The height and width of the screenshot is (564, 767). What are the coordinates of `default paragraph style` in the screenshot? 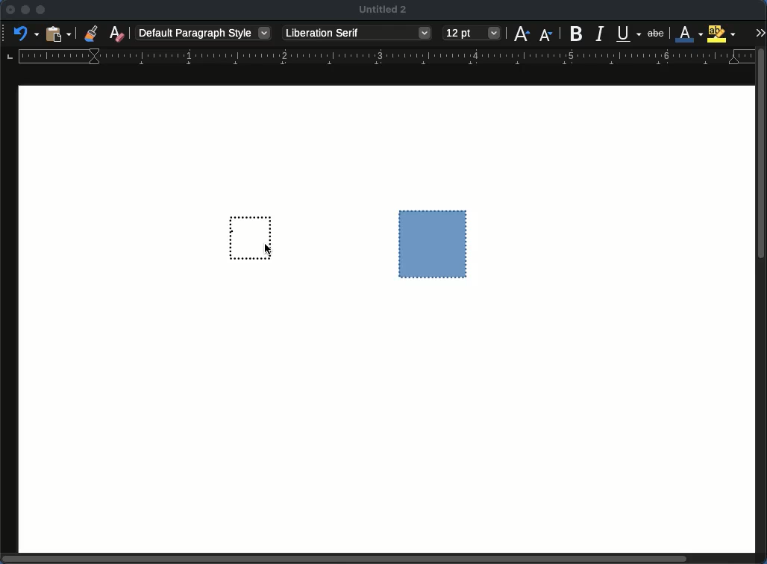 It's located at (205, 32).